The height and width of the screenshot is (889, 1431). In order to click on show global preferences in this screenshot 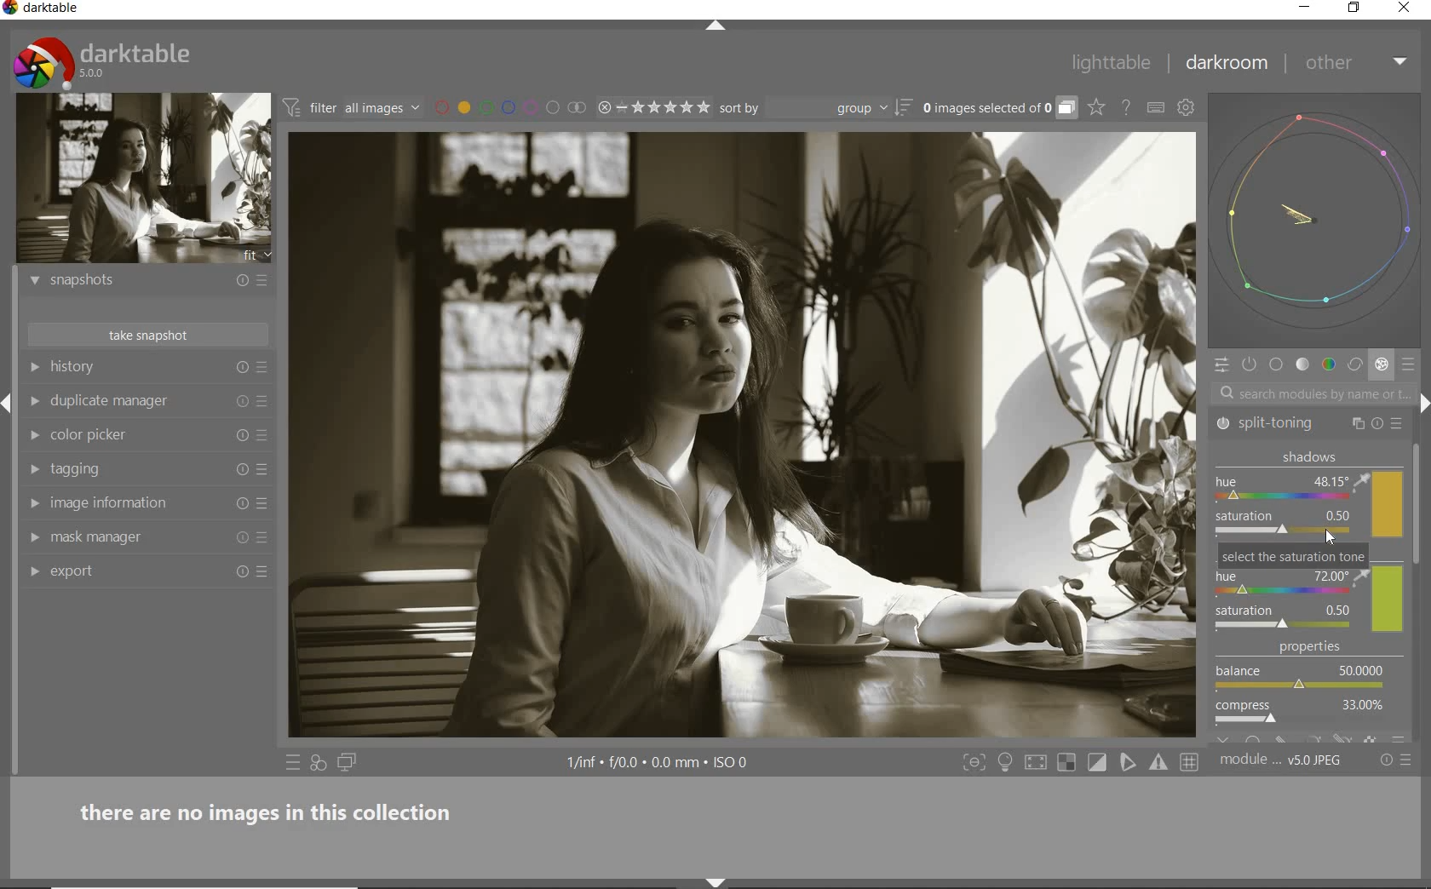, I will do `click(1187, 110)`.